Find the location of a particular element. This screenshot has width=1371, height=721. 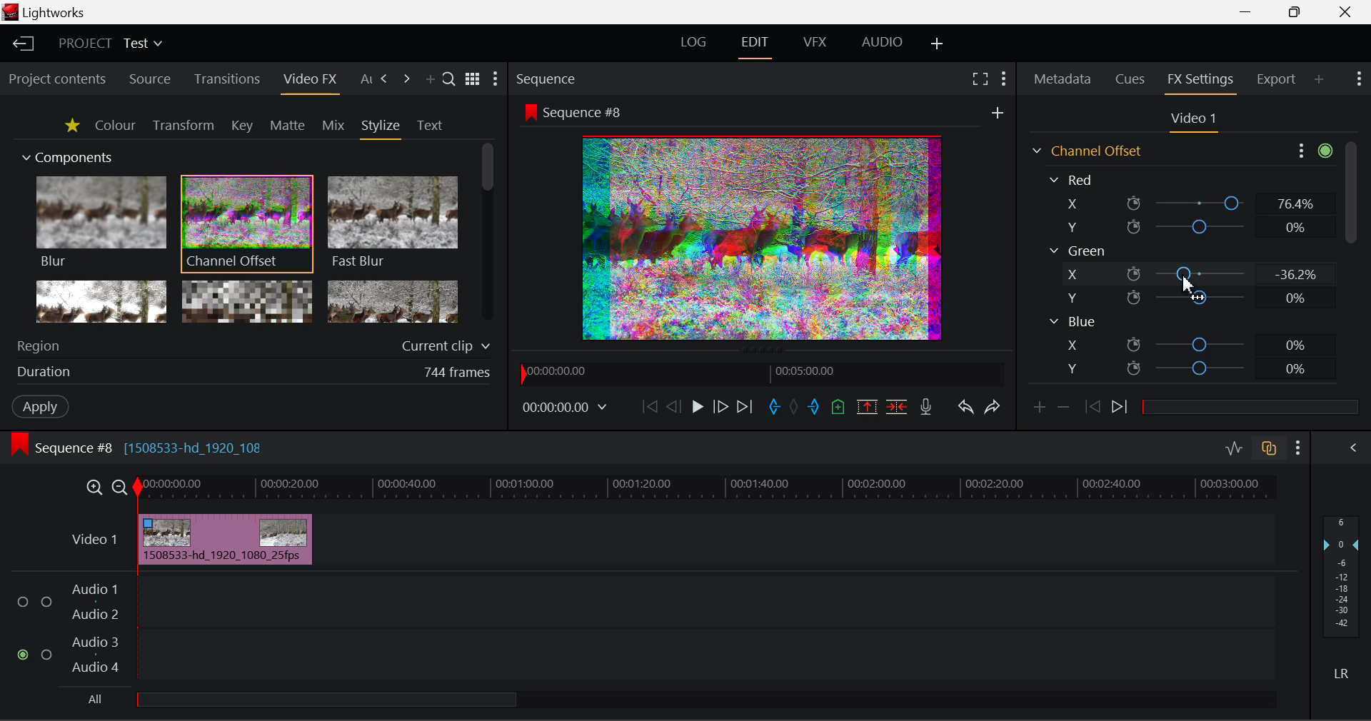

Decibel Level is located at coordinates (1342, 596).